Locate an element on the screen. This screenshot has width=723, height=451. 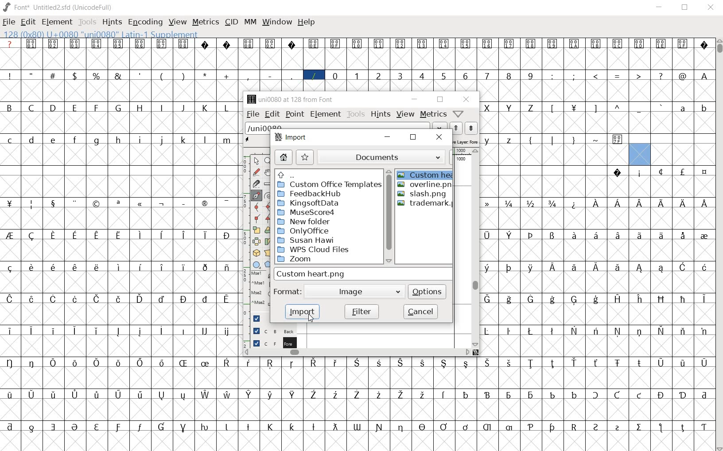
glyph is located at coordinates (336, 395).